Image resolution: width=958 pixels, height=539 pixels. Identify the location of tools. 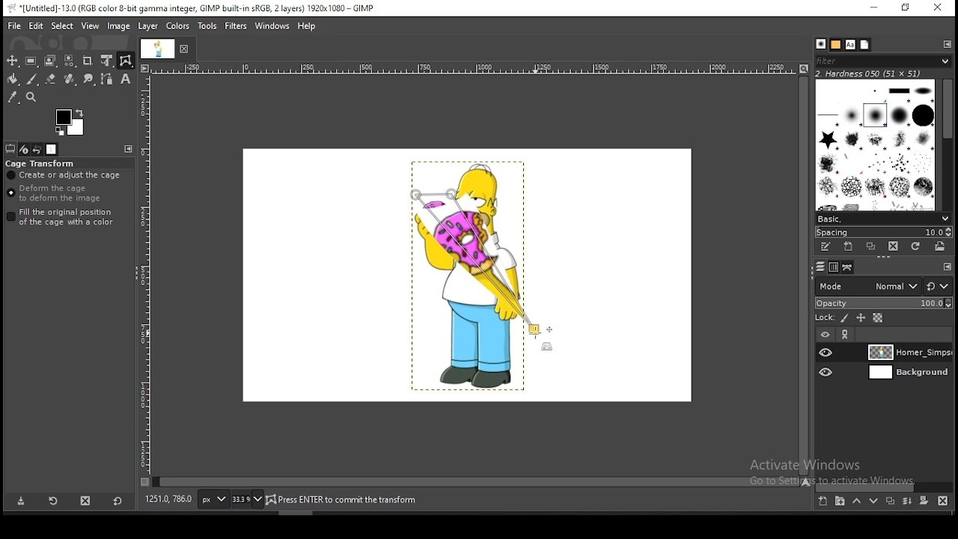
(208, 26).